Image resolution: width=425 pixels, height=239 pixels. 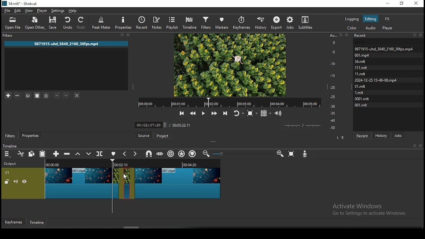 I want to click on Progress bar, so click(x=229, y=102).